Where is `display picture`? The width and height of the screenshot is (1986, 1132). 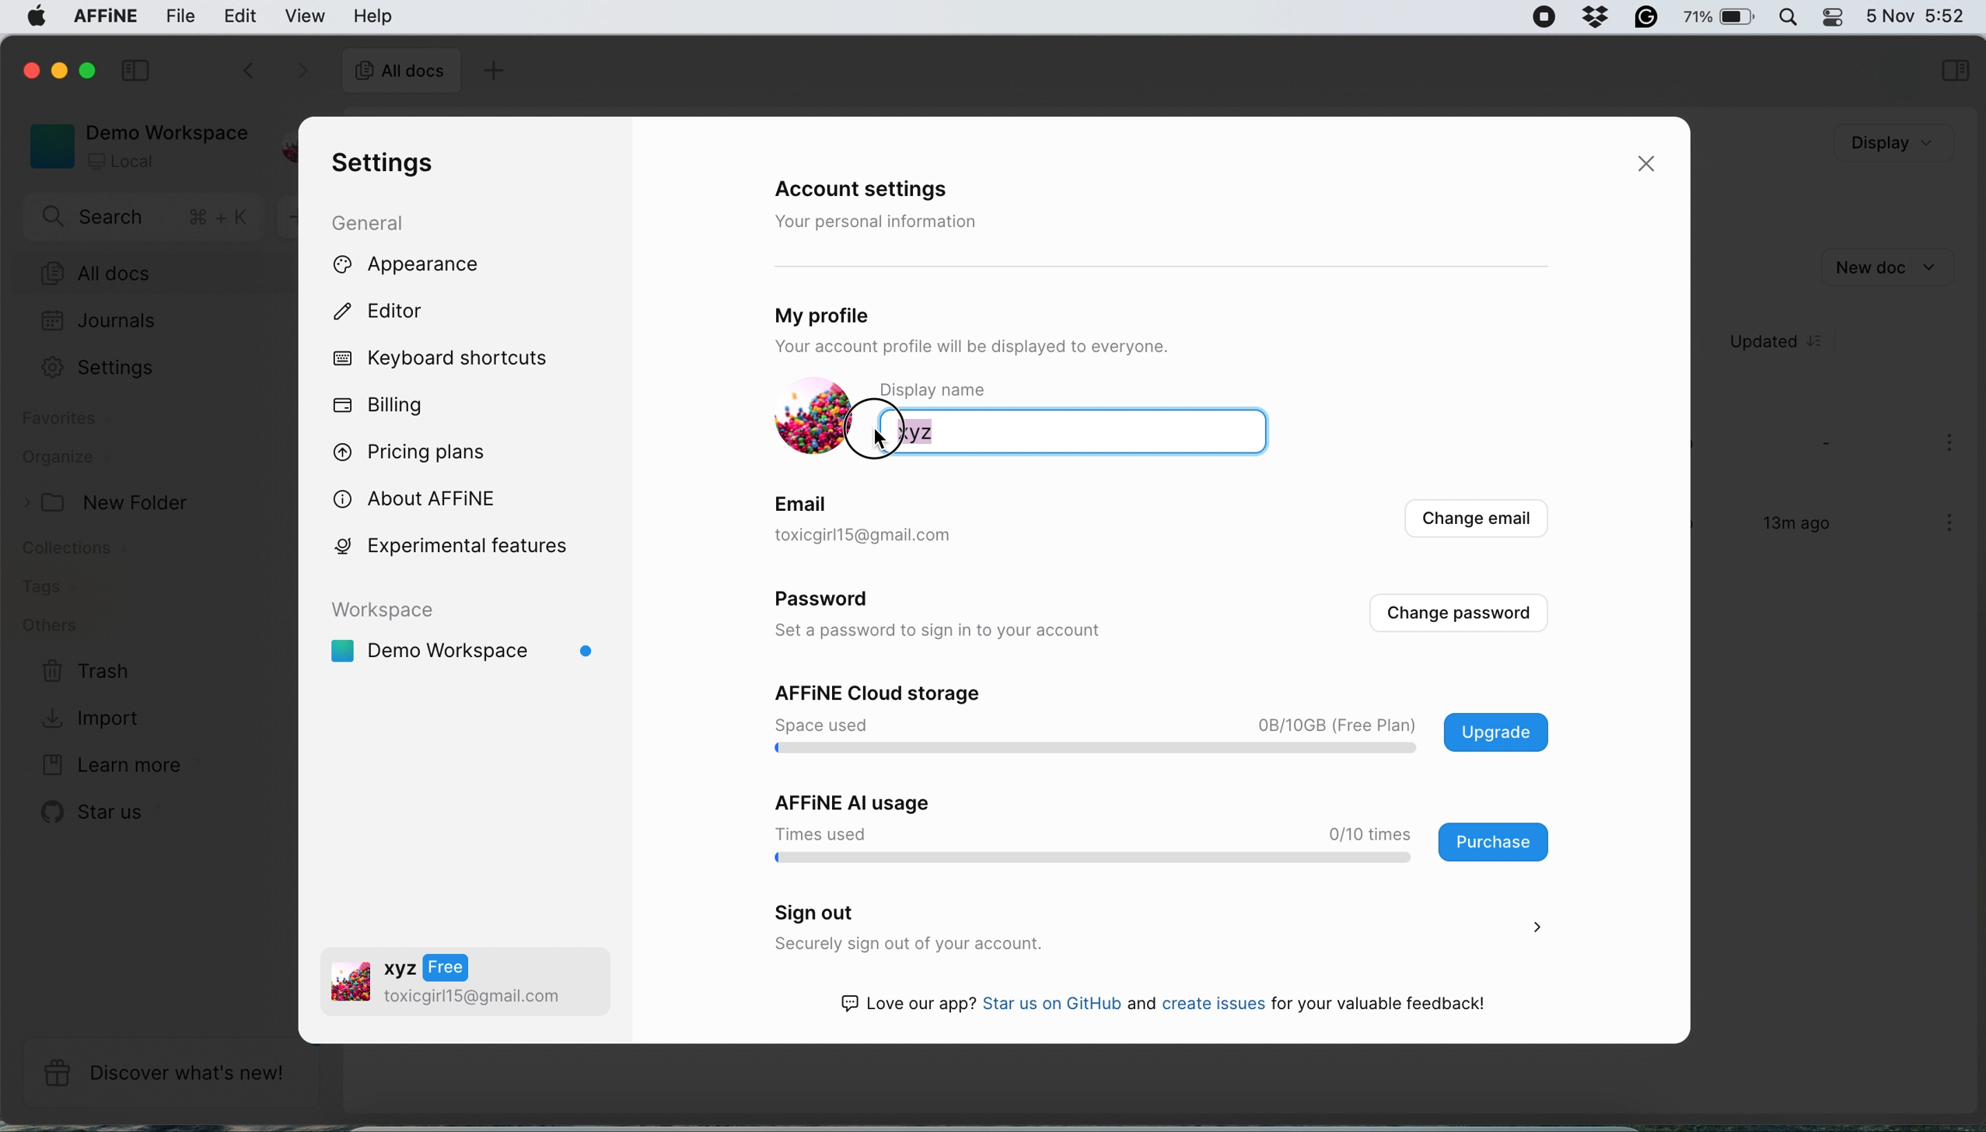 display picture is located at coordinates (806, 418).